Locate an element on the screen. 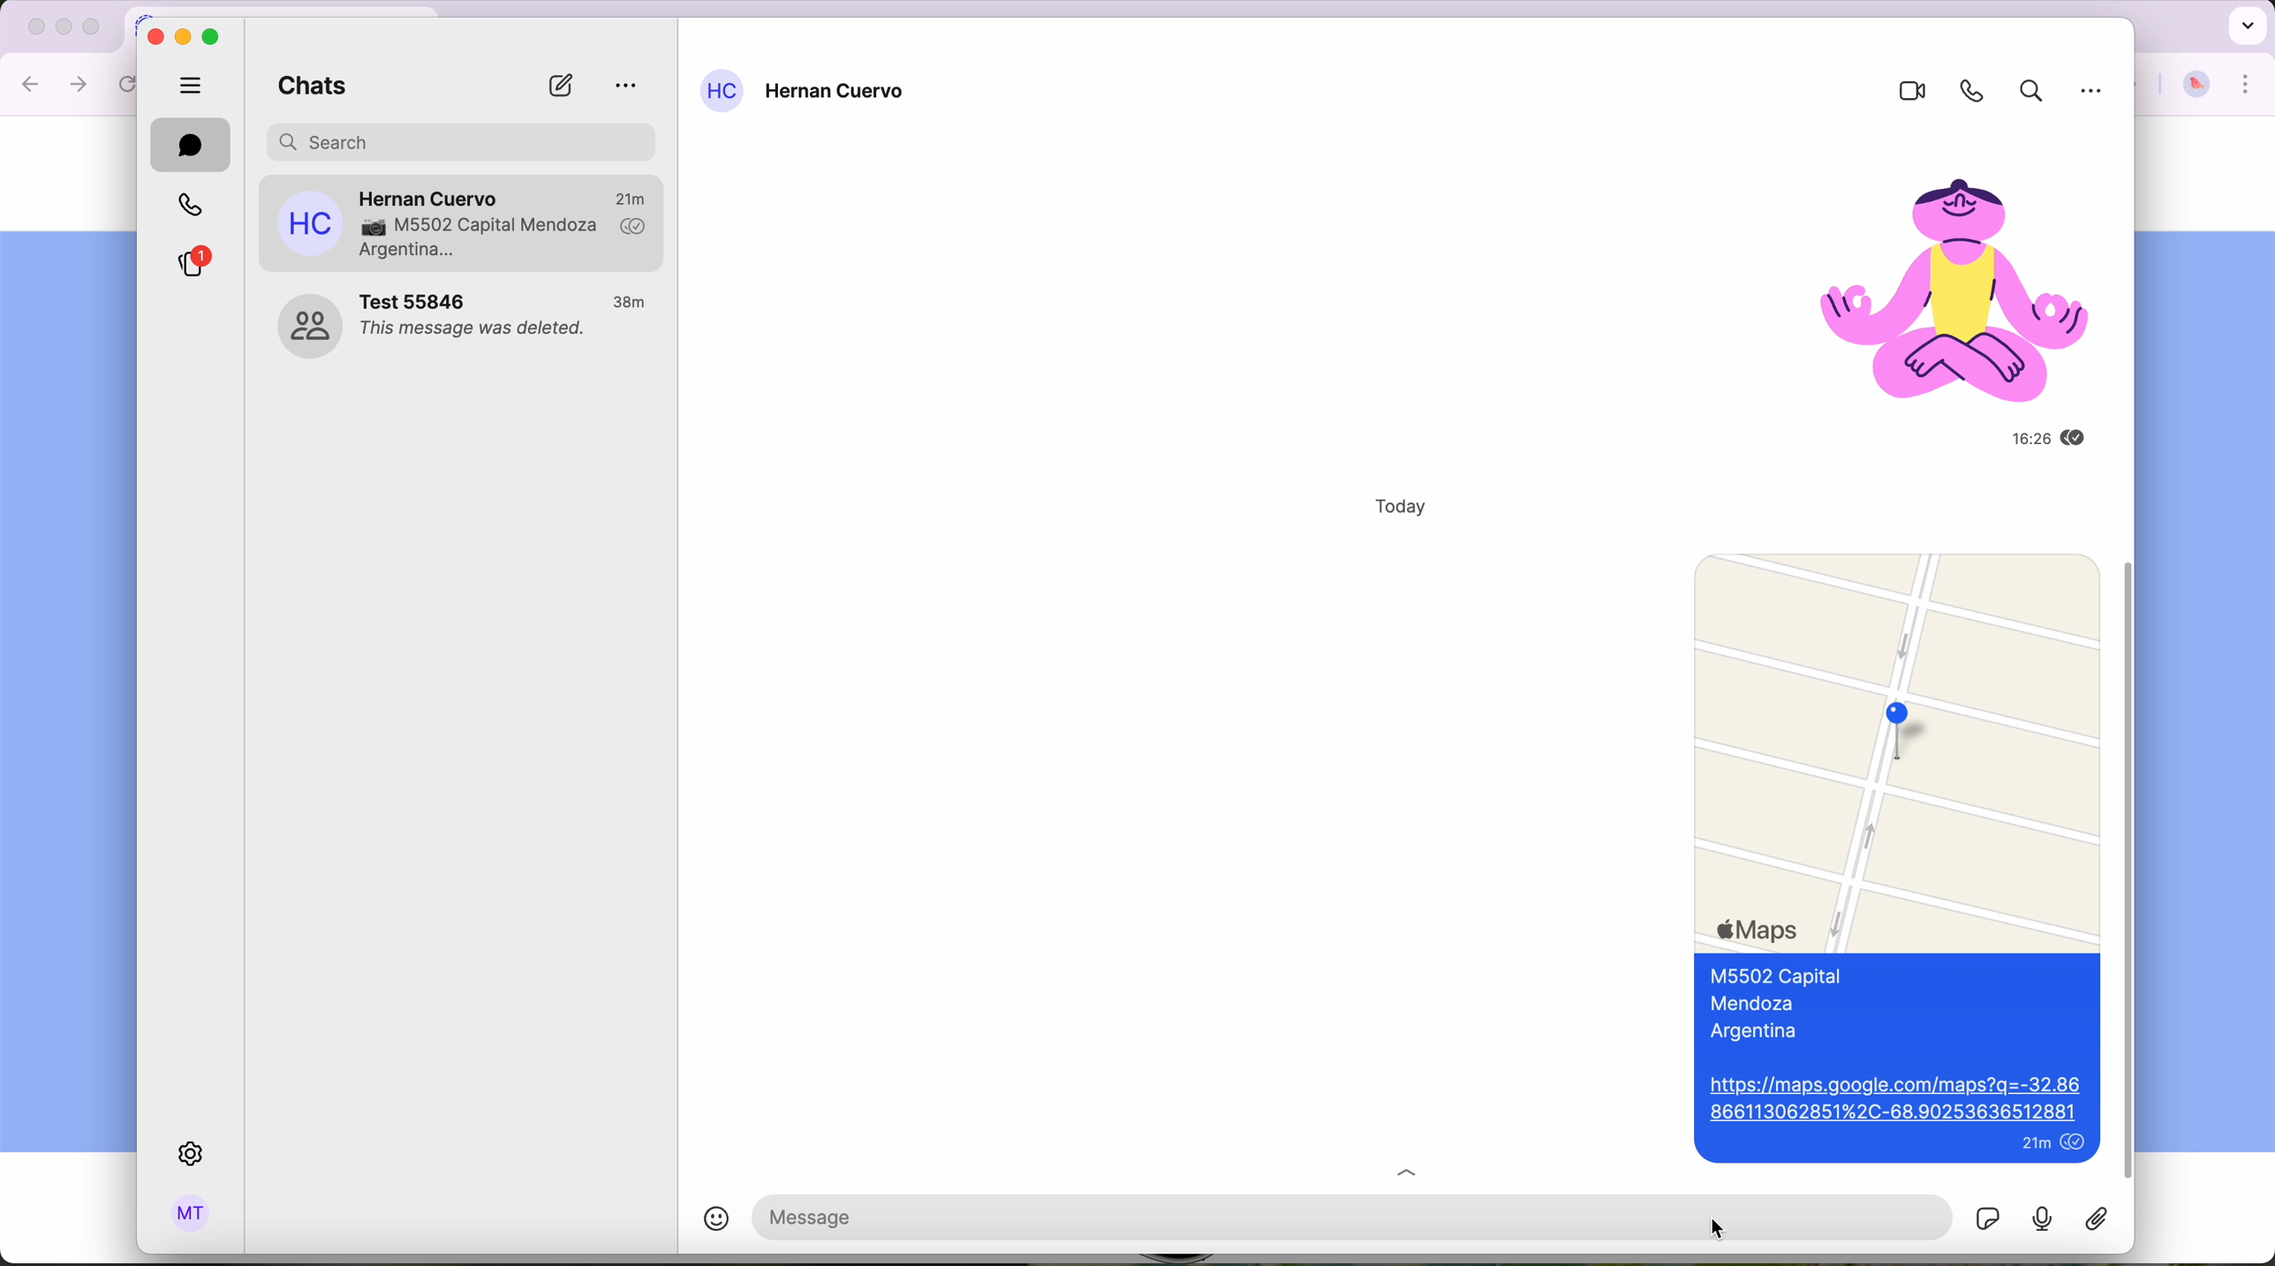  stories is located at coordinates (191, 263).